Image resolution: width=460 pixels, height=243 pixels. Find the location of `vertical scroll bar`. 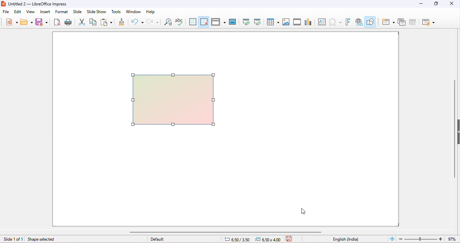

vertical scroll bar is located at coordinates (454, 134).